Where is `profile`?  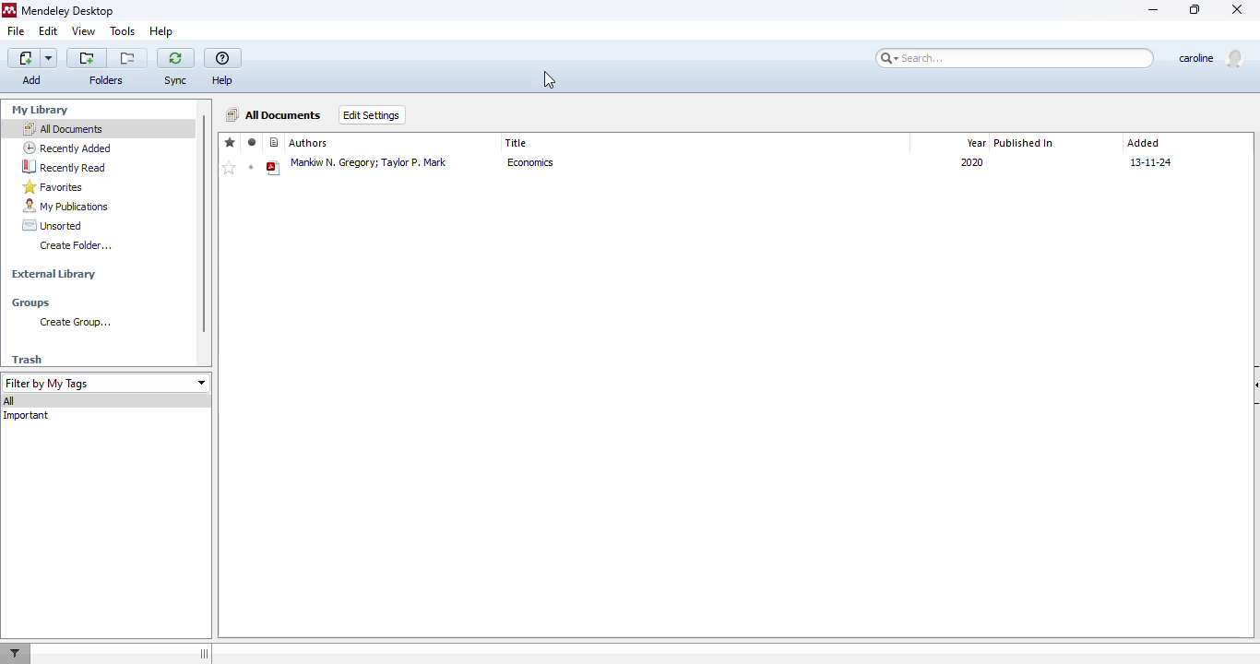 profile is located at coordinates (1209, 58).